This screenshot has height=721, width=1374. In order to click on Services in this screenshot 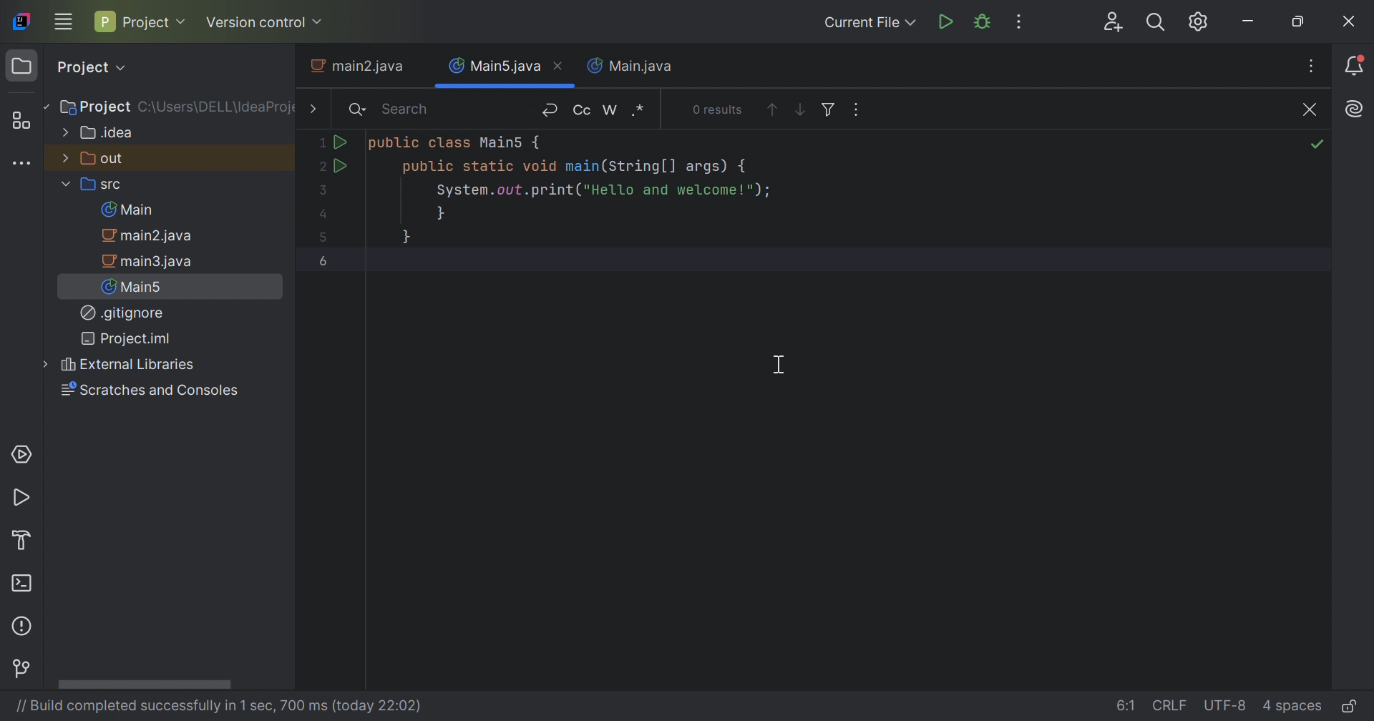, I will do `click(20, 453)`.